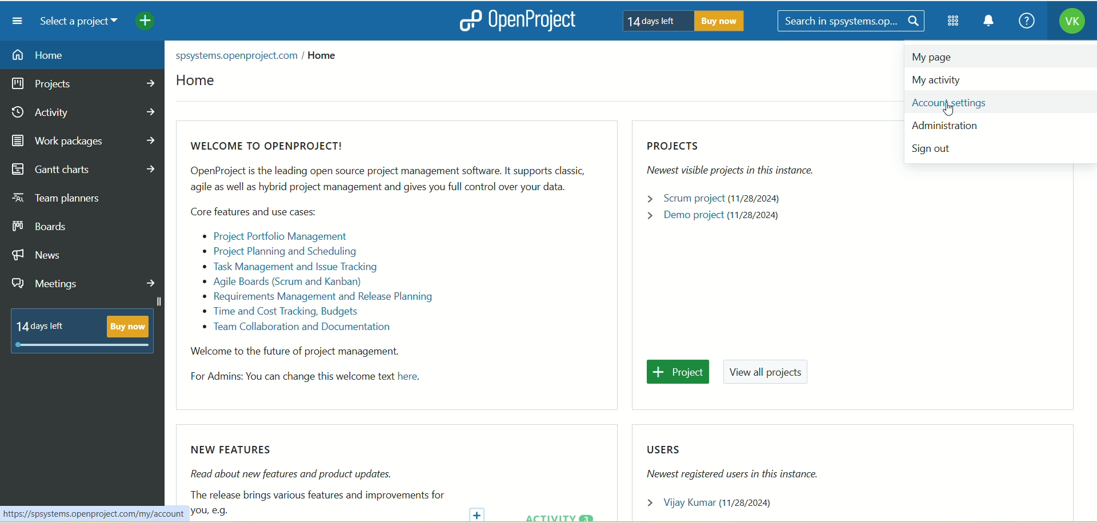 Image resolution: width=1097 pixels, height=523 pixels. Describe the element at coordinates (74, 22) in the screenshot. I see `select a project` at that location.